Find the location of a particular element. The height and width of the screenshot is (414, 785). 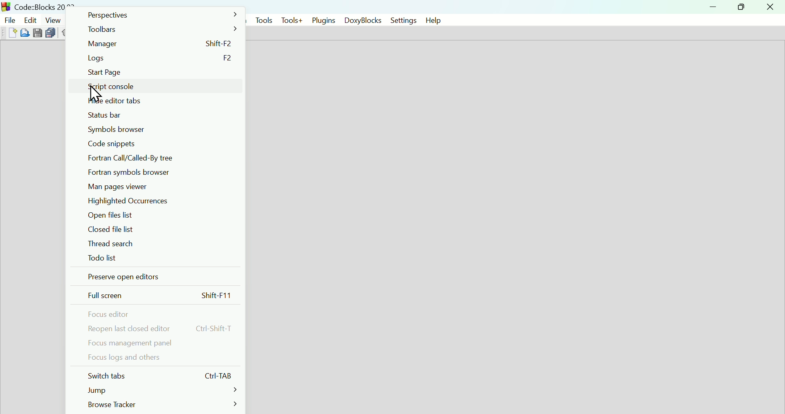

Browse tracker is located at coordinates (162, 405).